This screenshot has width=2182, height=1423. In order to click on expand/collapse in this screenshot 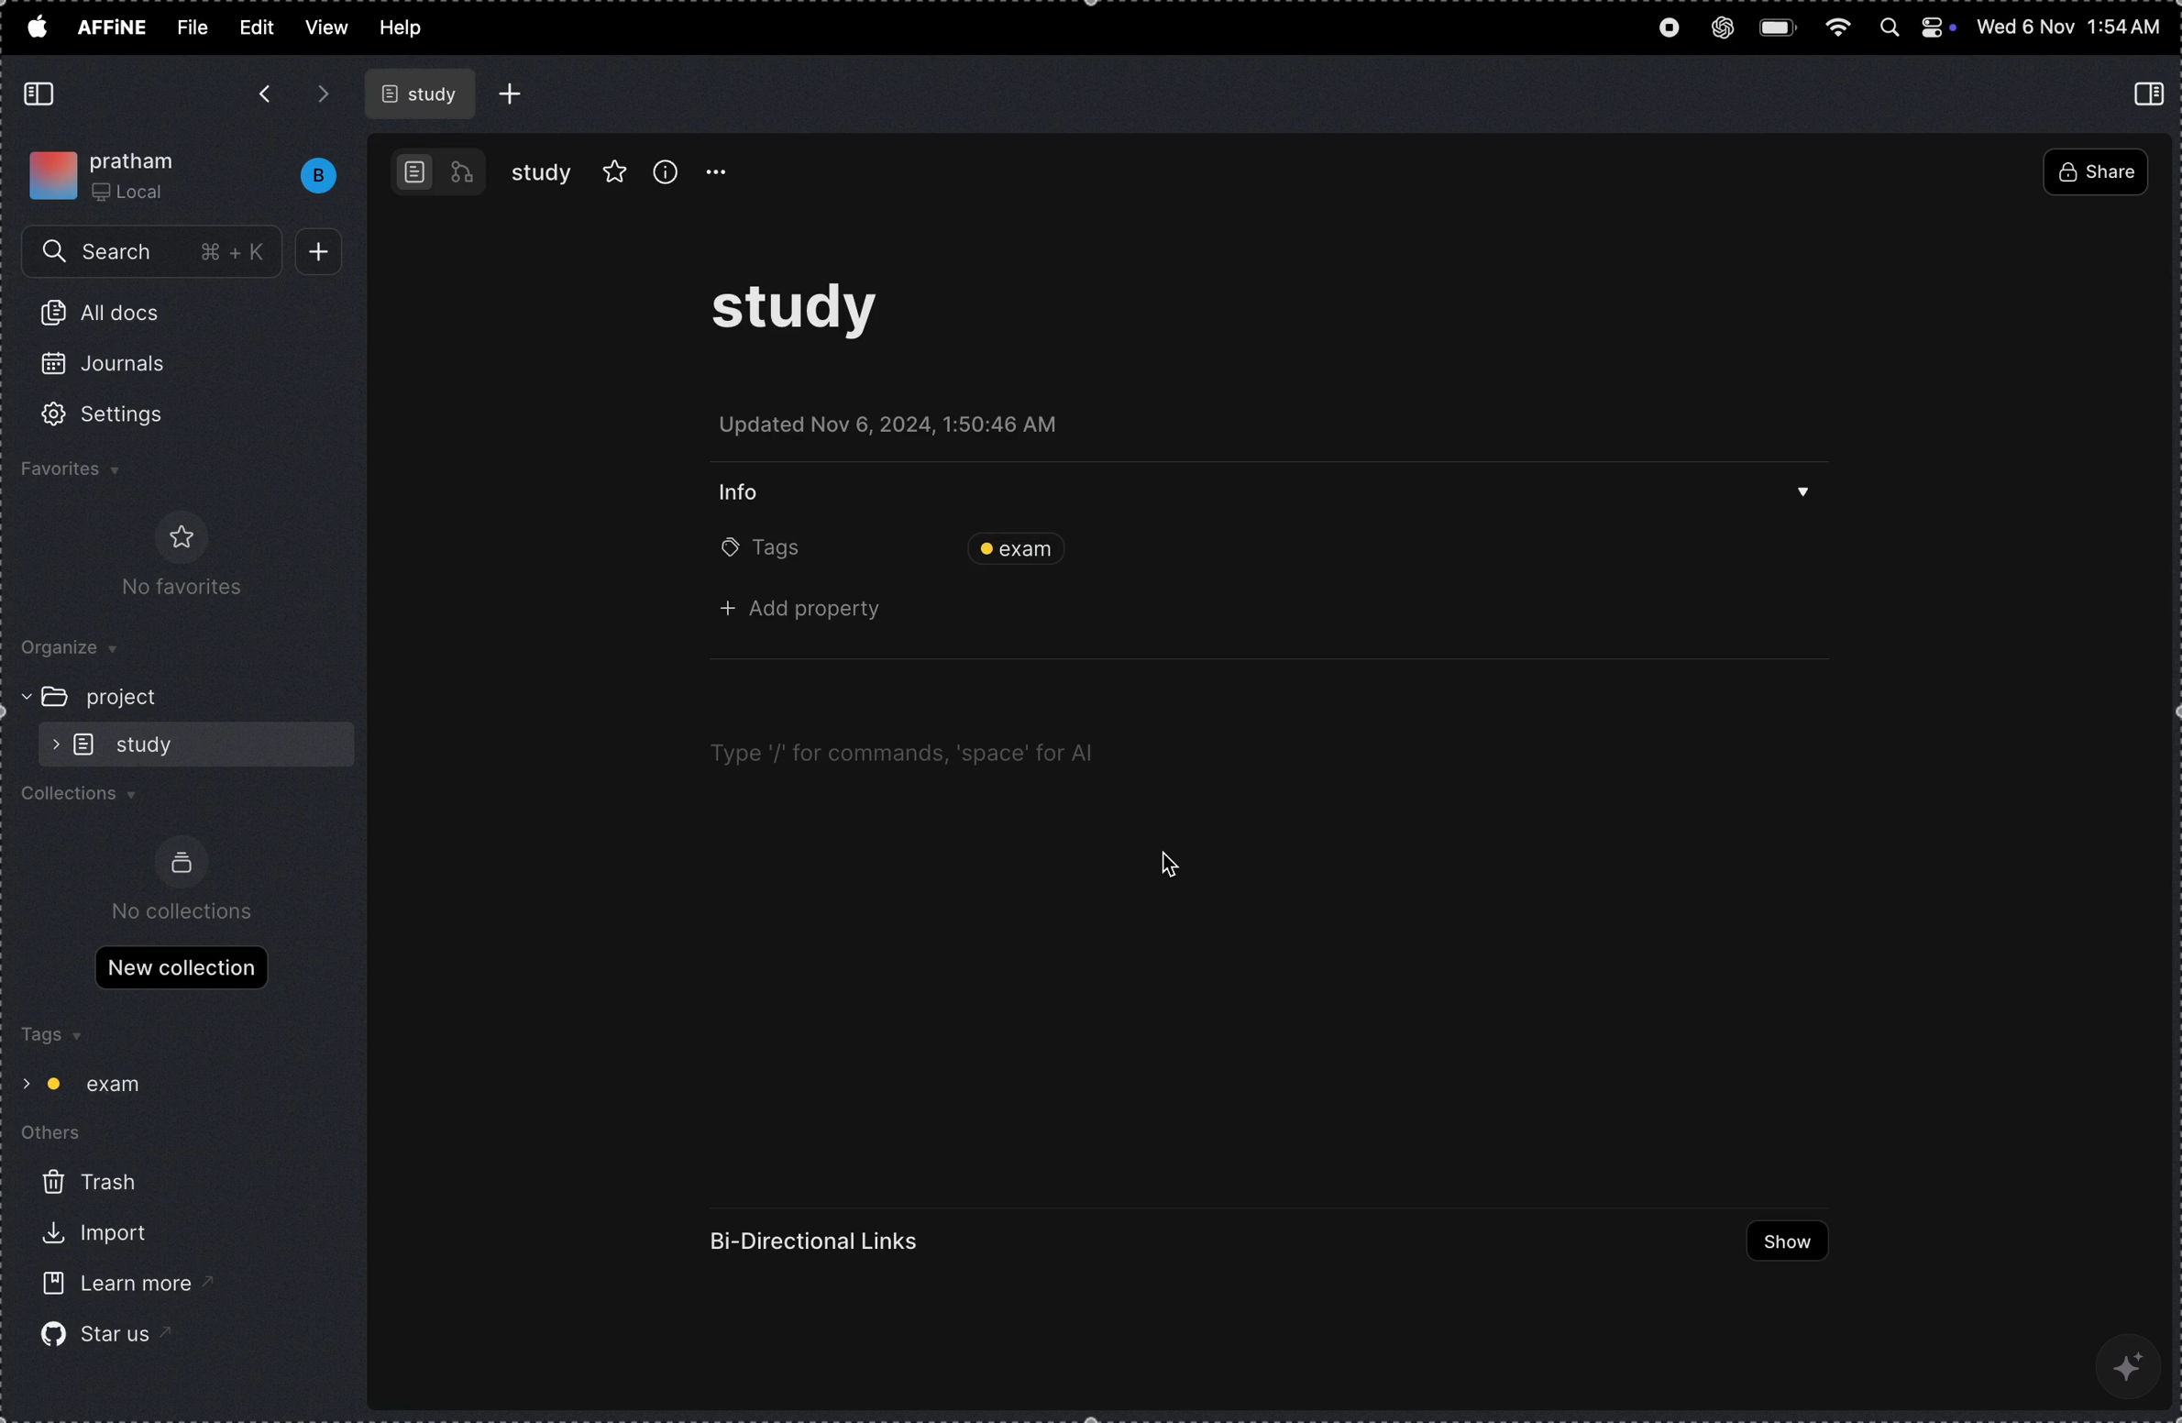, I will do `click(50, 744)`.